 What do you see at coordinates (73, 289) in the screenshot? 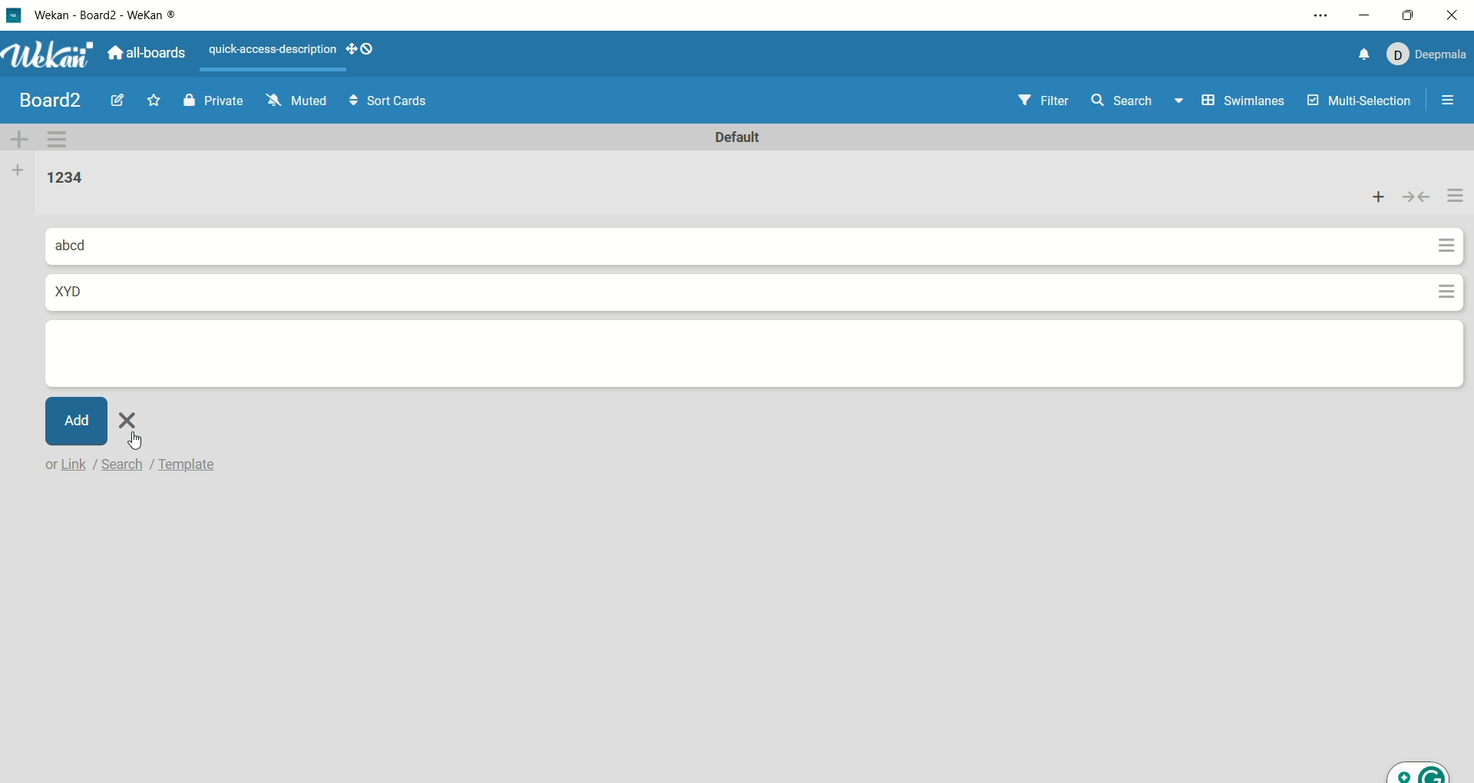
I see `card title` at bounding box center [73, 289].